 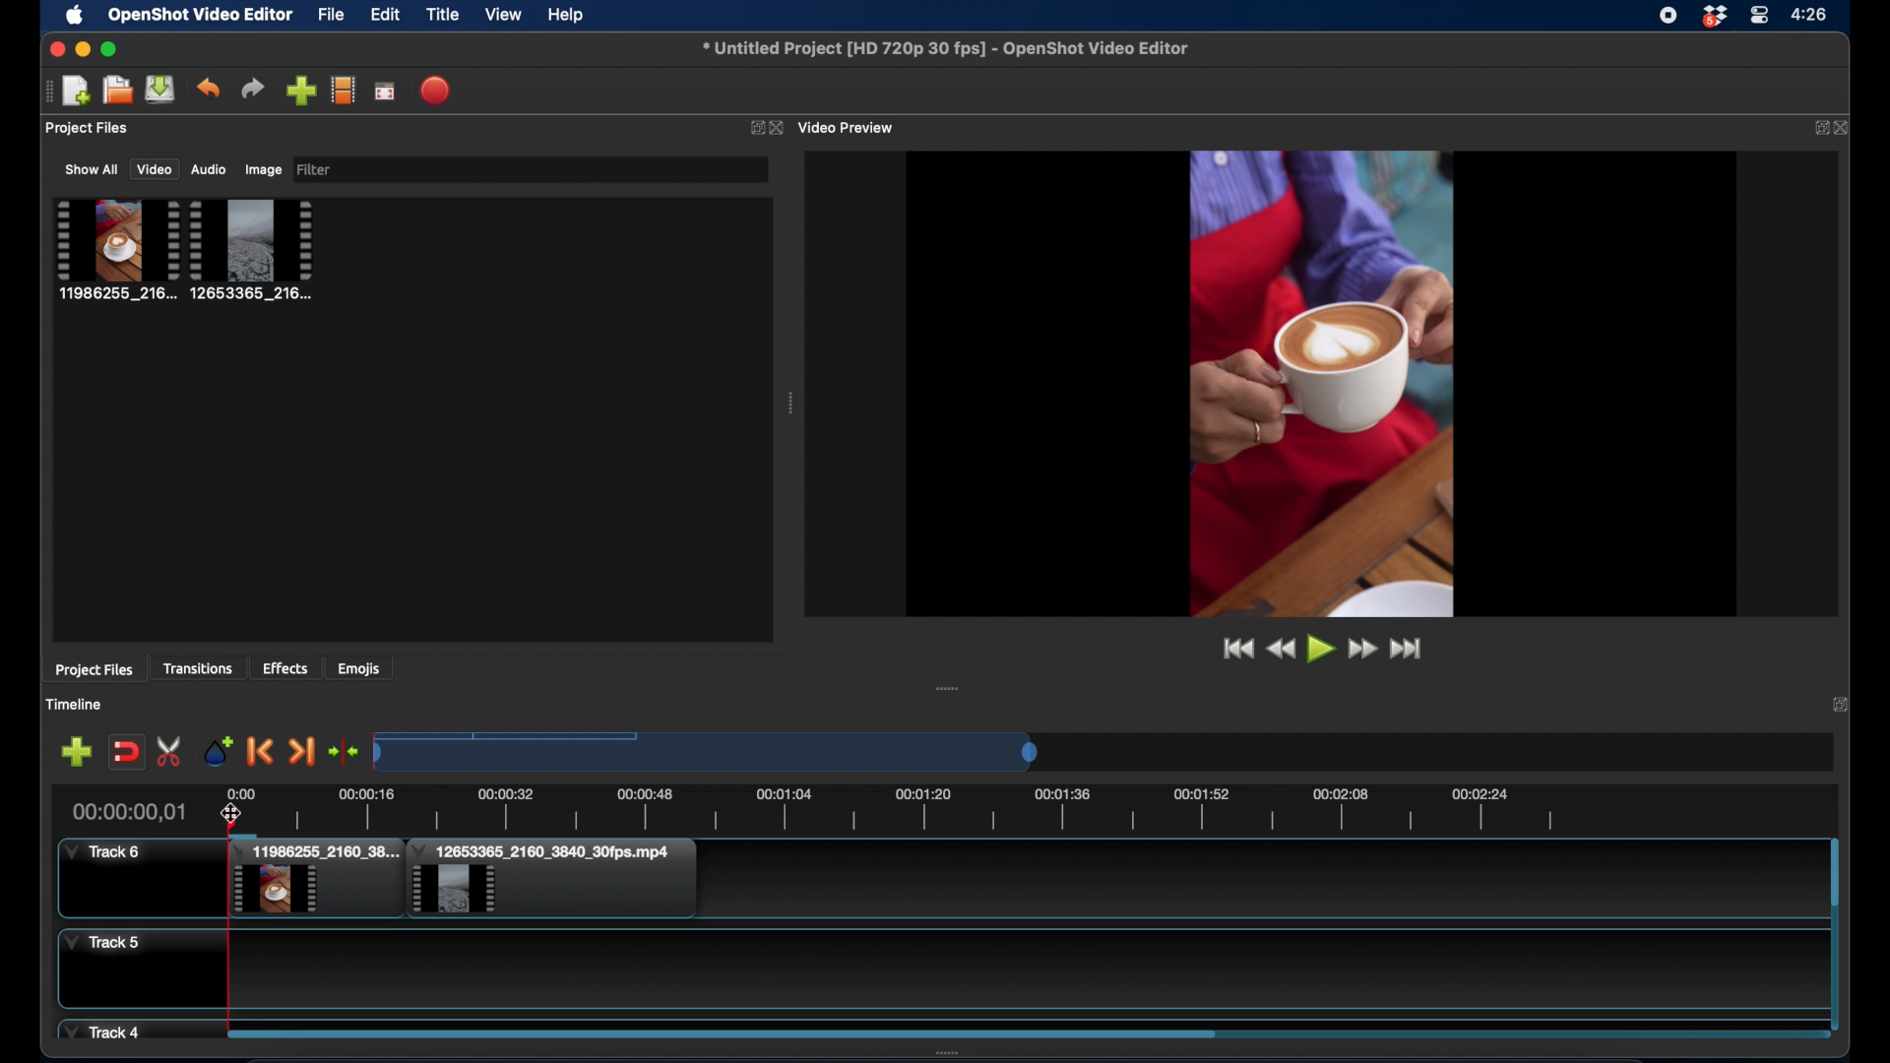 I want to click on drag handle, so click(x=46, y=90).